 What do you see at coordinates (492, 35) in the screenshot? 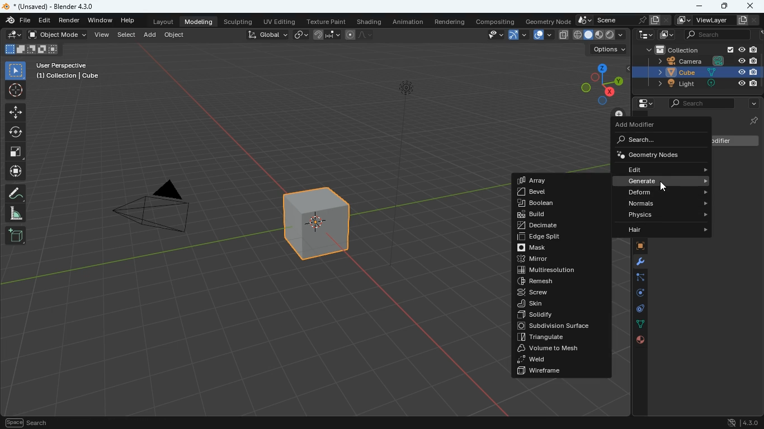
I see `view` at bounding box center [492, 35].